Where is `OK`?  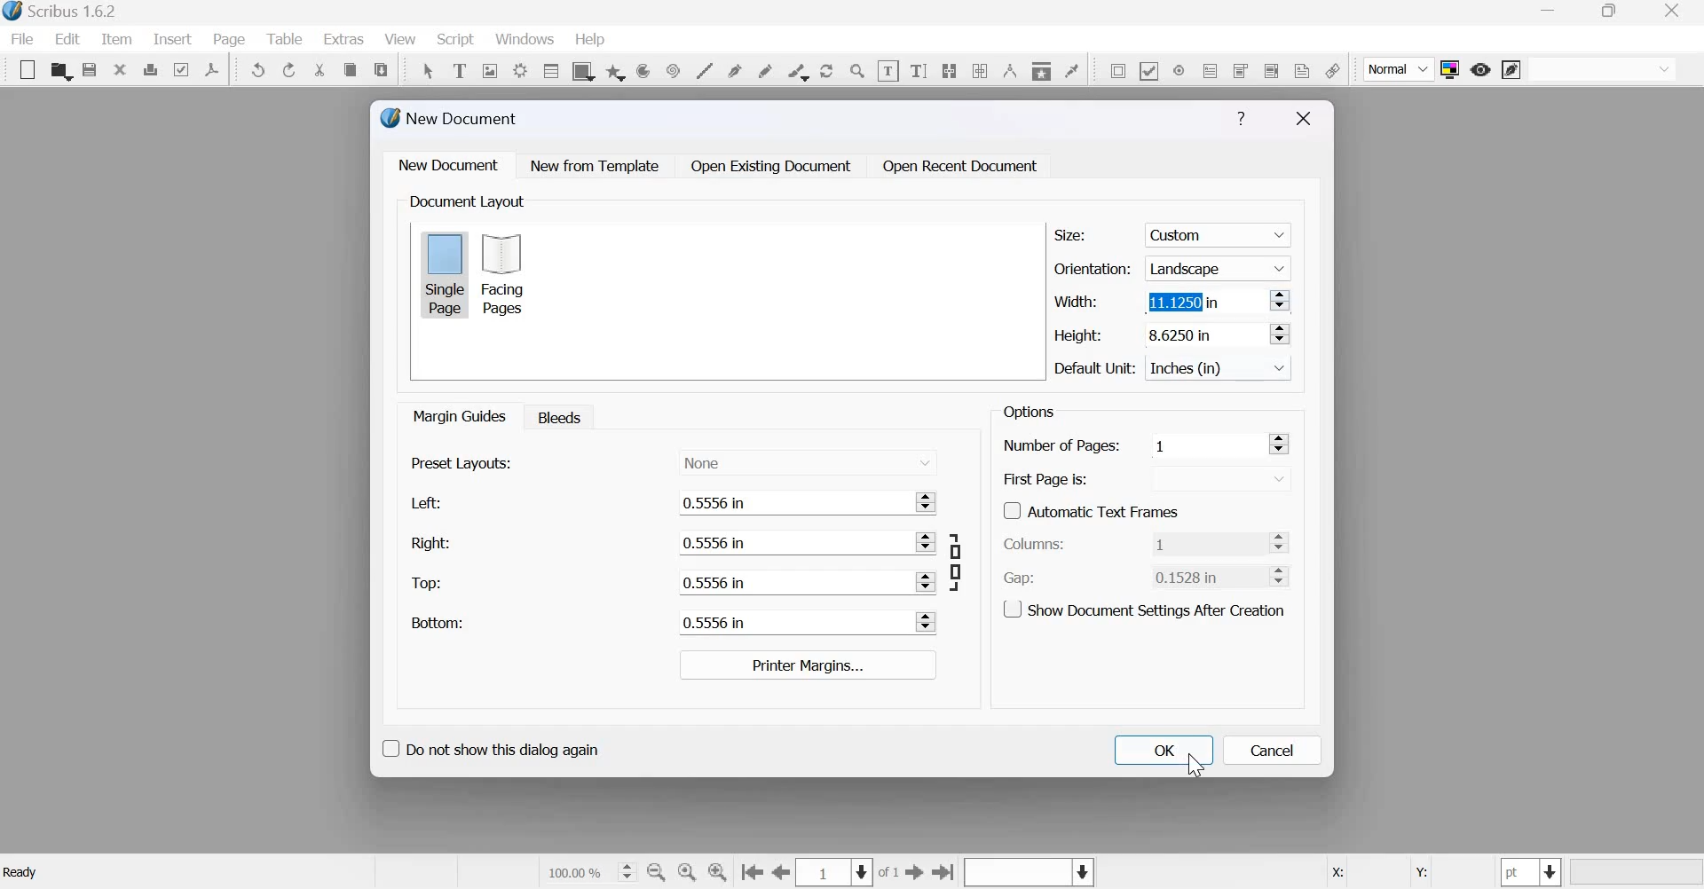 OK is located at coordinates (1163, 750).